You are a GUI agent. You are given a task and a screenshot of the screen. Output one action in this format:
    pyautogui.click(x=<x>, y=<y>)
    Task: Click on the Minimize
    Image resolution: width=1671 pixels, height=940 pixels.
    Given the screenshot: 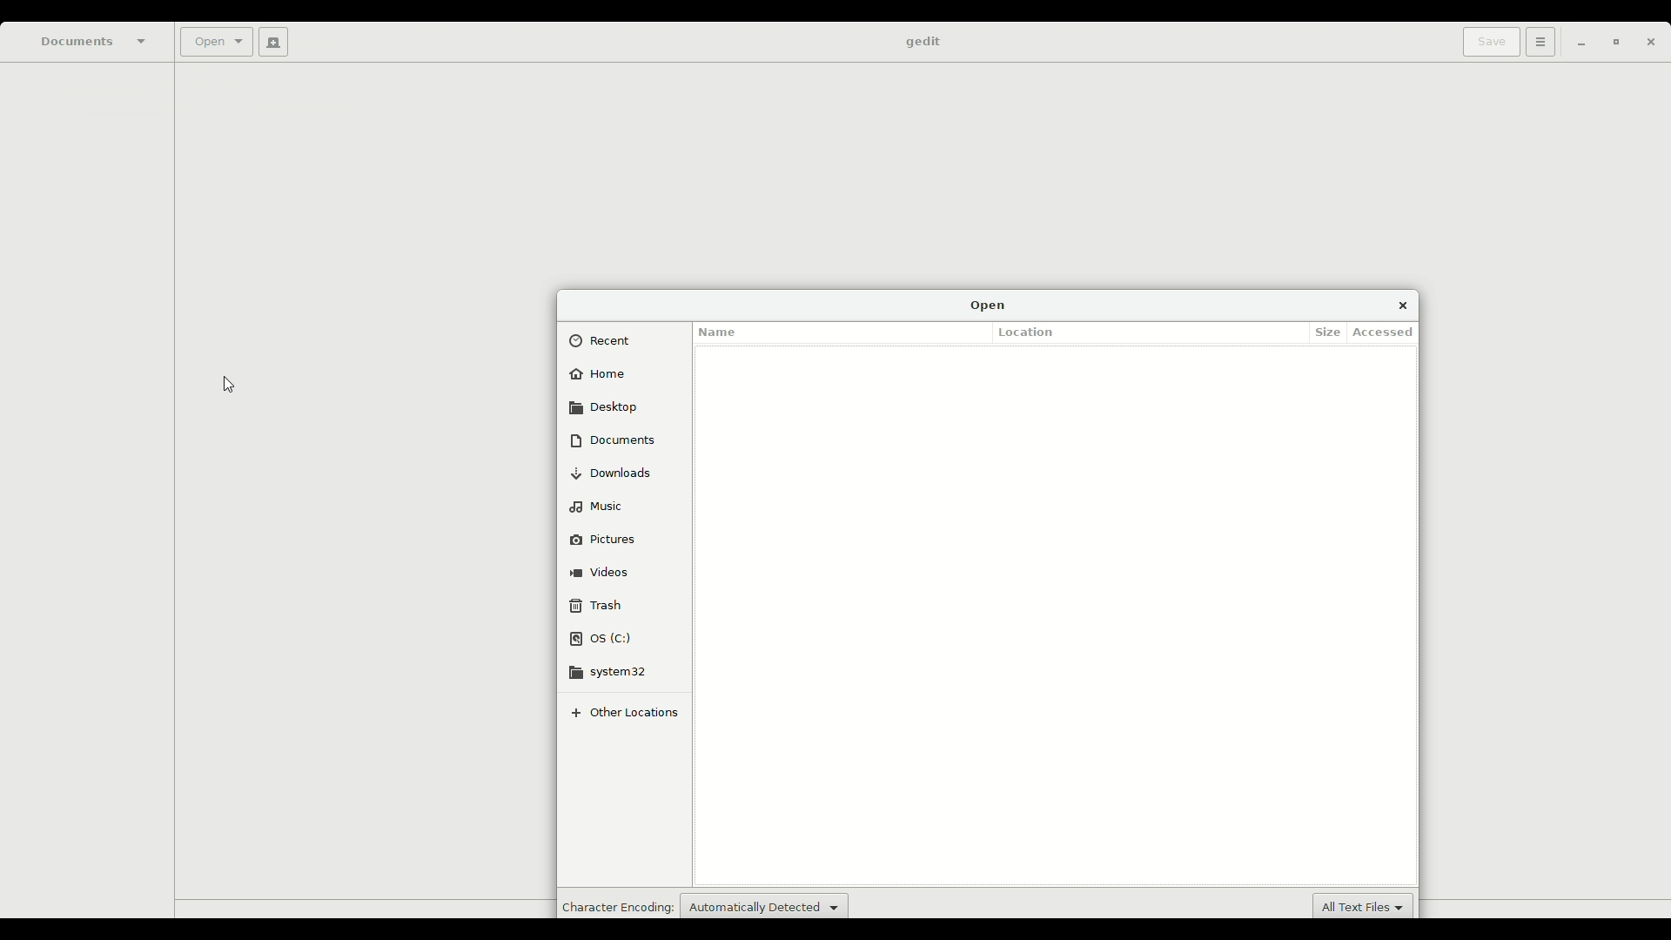 What is the action you would take?
    pyautogui.click(x=1576, y=44)
    